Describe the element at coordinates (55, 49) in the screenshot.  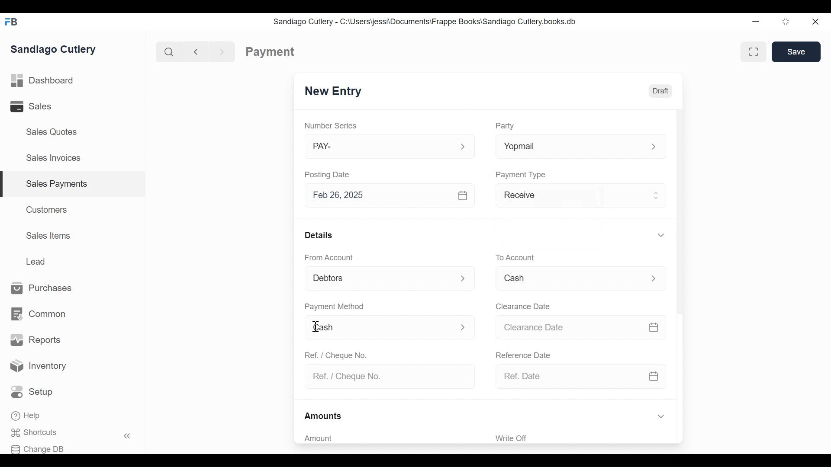
I see `Sandiago Cutlery` at that location.